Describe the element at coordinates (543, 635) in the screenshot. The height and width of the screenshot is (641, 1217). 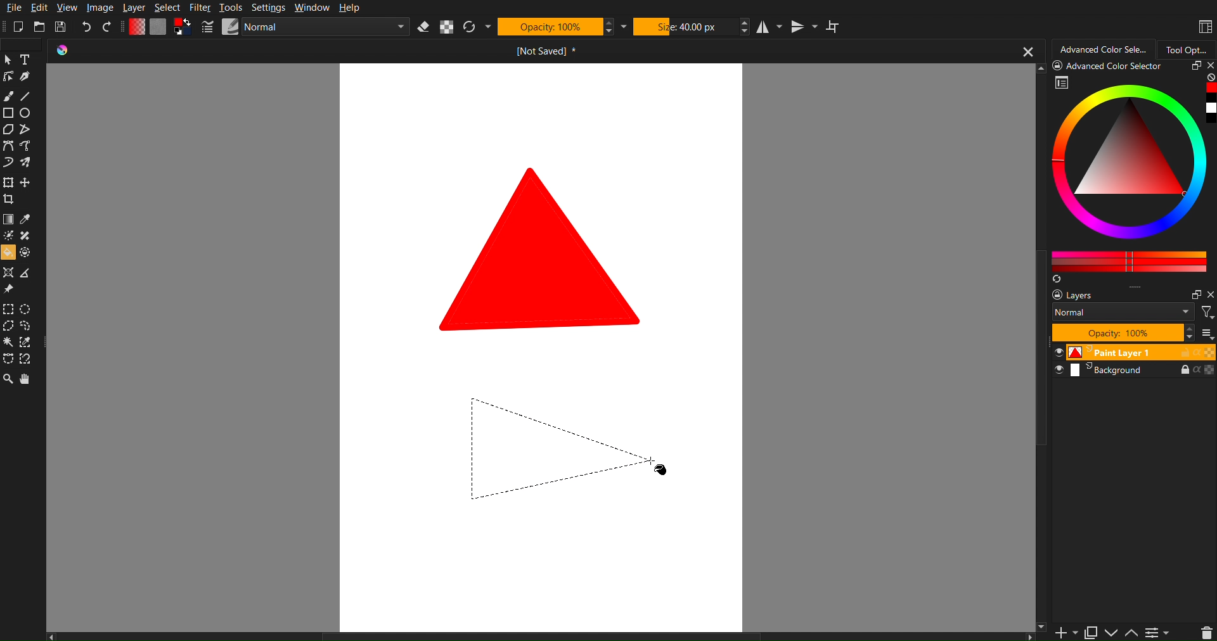
I see `Horizontal Scrollbar` at that location.